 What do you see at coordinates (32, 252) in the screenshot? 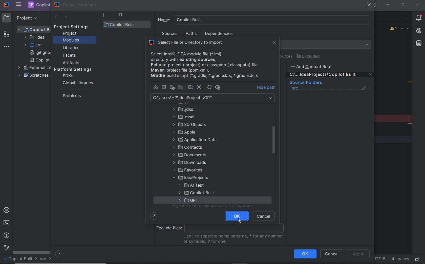
I see `scrollbar` at bounding box center [32, 252].